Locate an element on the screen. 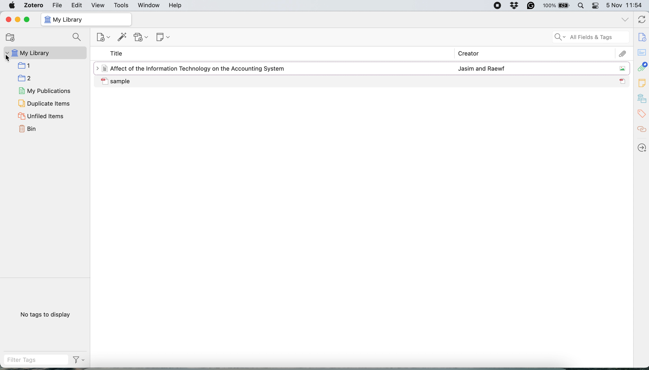 The image size is (649, 370). abstract is located at coordinates (641, 52).